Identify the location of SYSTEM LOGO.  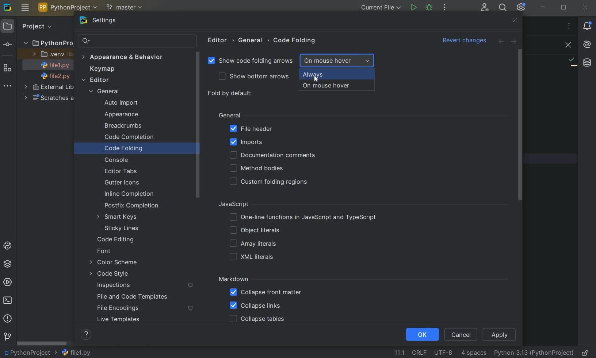
(8, 8).